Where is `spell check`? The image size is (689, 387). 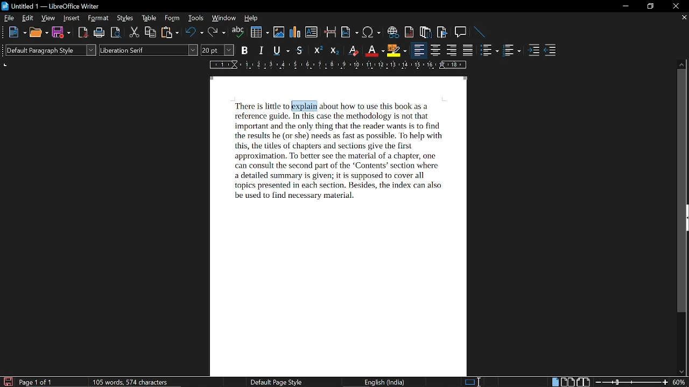
spell check is located at coordinates (238, 33).